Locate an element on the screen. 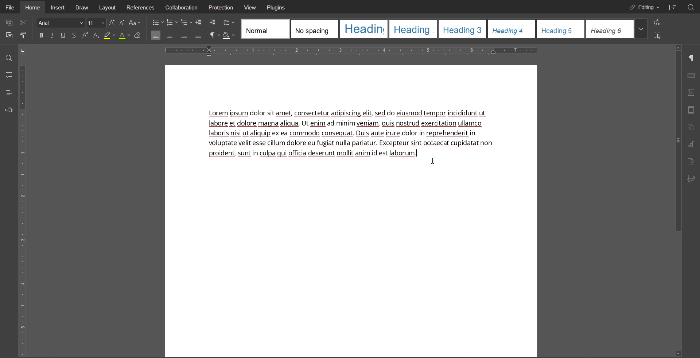 The image size is (700, 358). Heading 4 is located at coordinates (510, 29).